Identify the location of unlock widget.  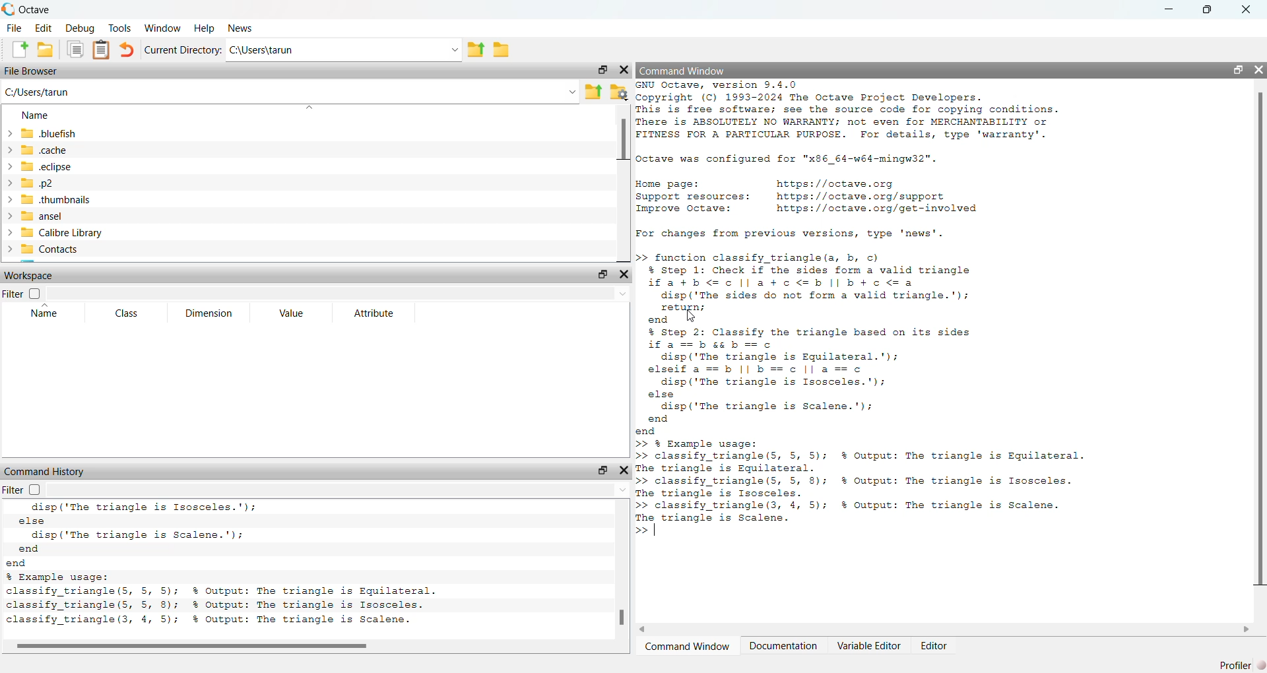
(601, 69).